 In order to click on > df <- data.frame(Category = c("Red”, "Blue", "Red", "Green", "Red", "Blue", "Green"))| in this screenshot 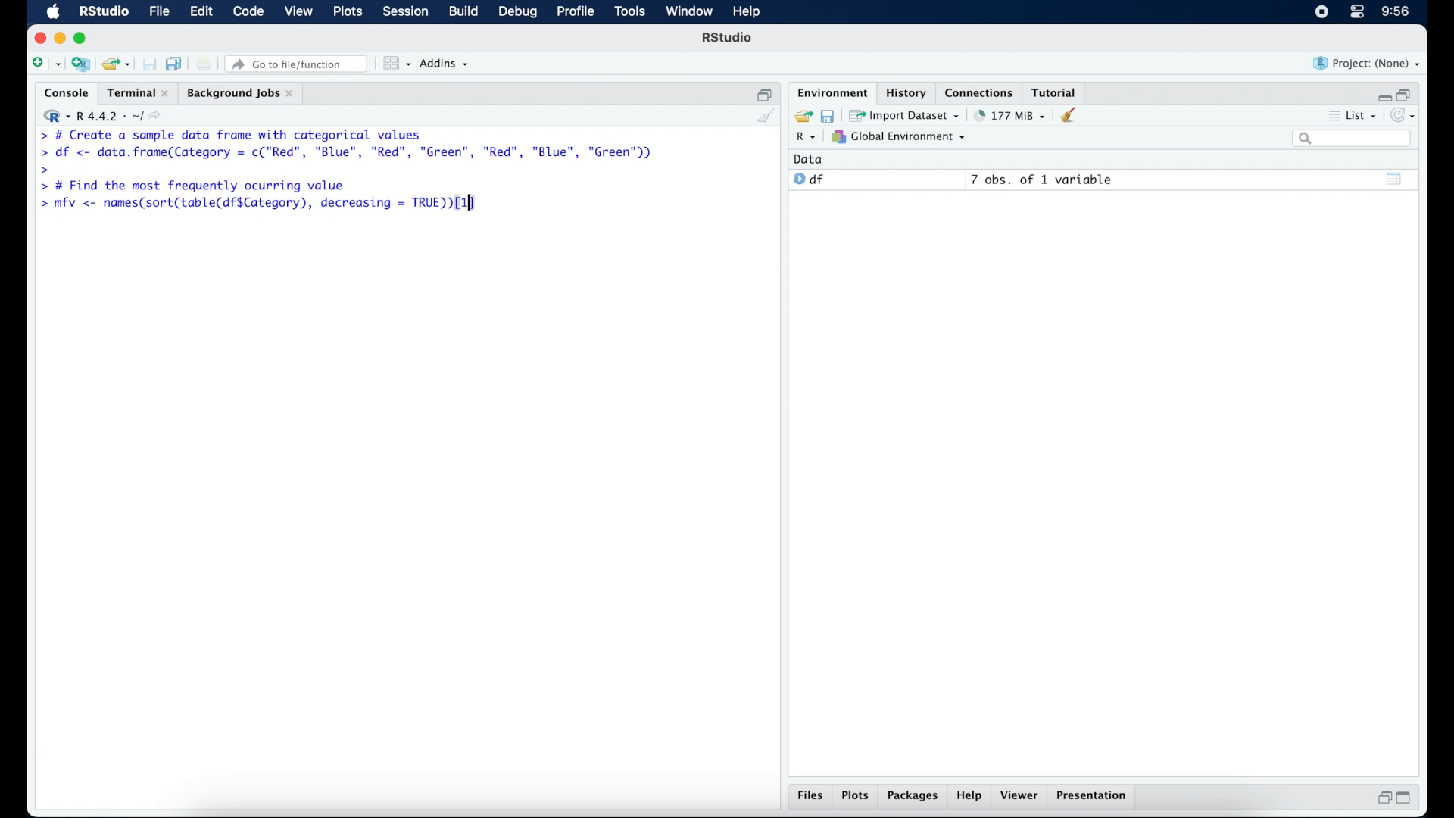, I will do `click(348, 153)`.